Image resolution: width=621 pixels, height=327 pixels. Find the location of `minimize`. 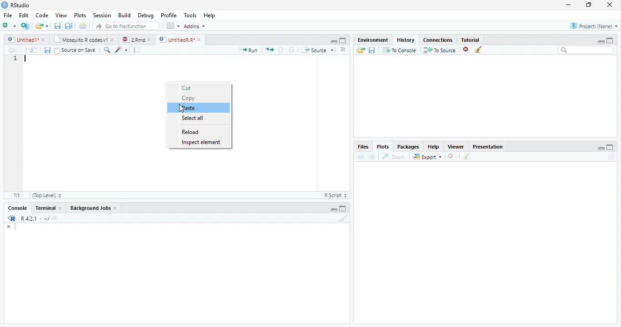

minimize is located at coordinates (334, 210).